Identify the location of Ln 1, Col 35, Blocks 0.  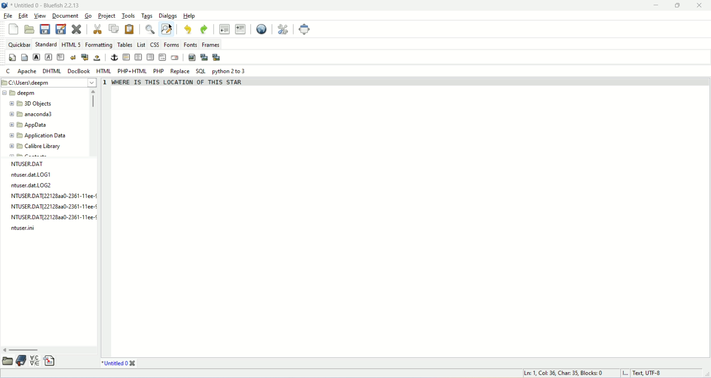
(567, 373).